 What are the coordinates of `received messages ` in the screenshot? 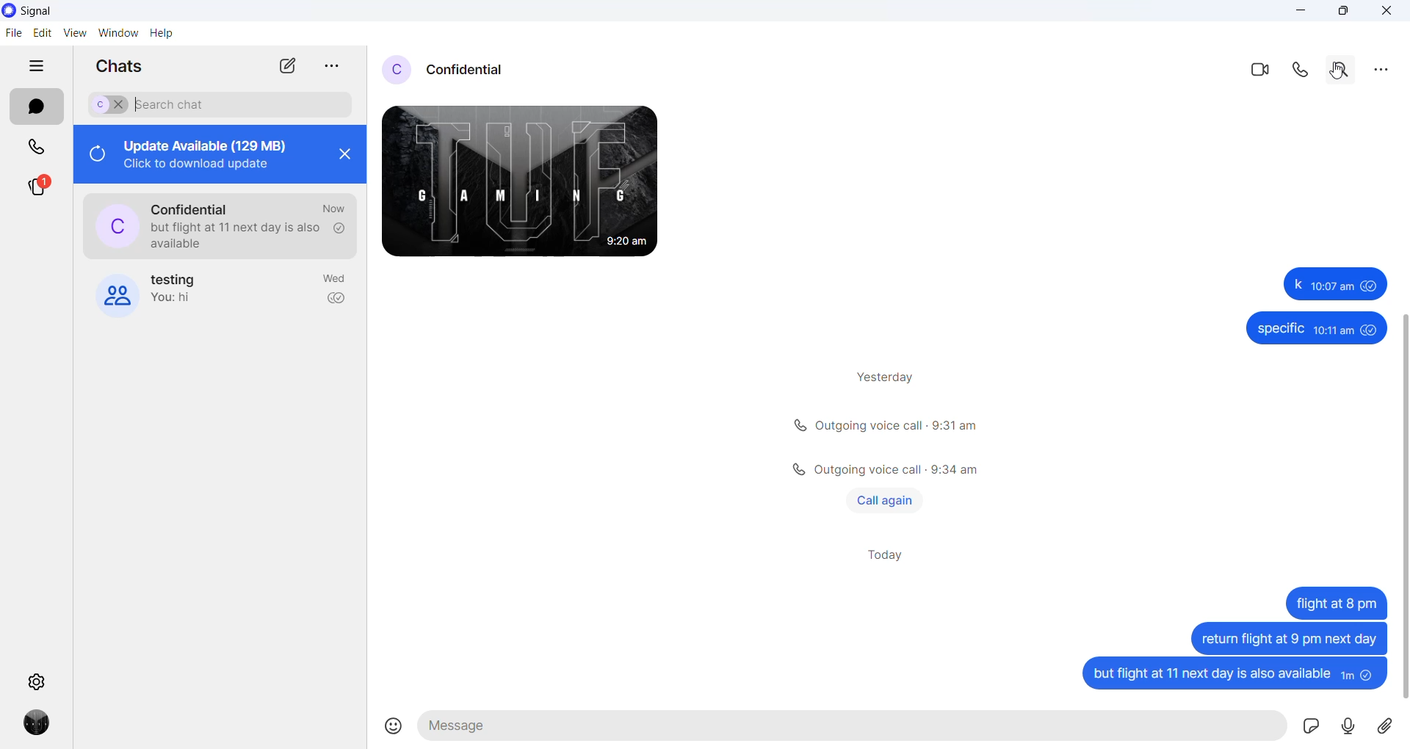 It's located at (535, 186).